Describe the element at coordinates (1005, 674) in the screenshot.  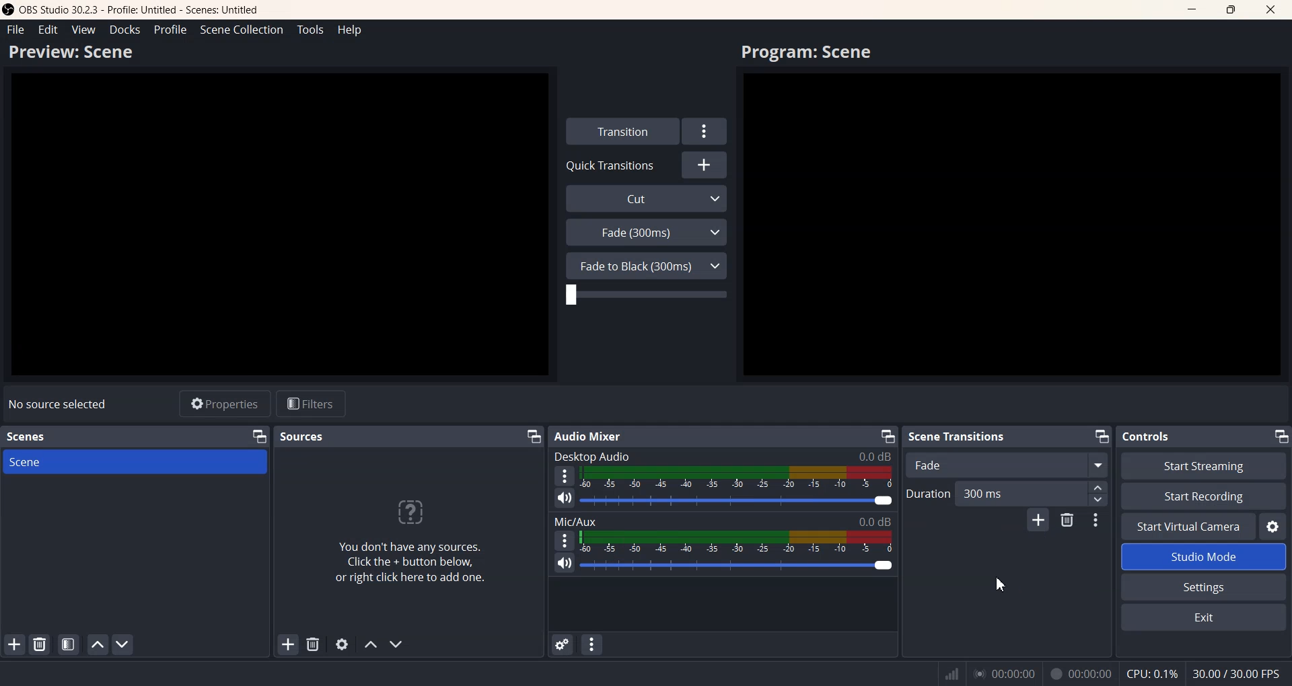
I see `00.00.00` at that location.